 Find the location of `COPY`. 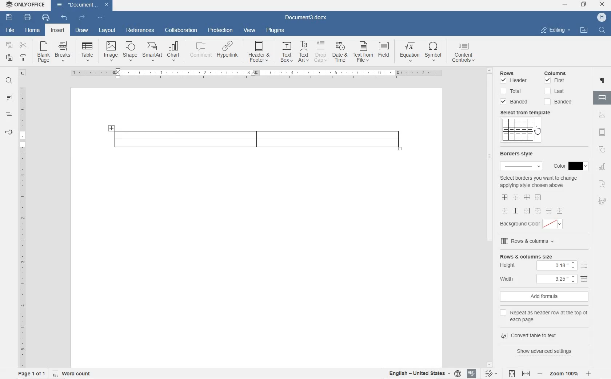

COPY is located at coordinates (8, 45).